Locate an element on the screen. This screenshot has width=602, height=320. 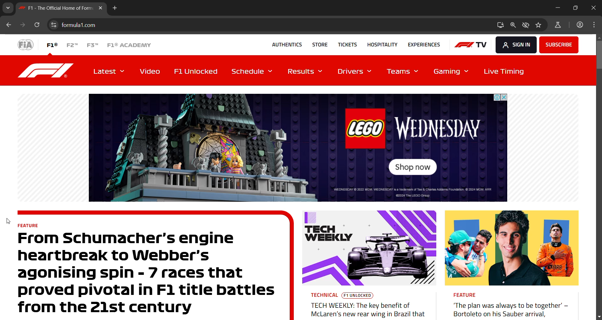
bookmark is located at coordinates (540, 26).